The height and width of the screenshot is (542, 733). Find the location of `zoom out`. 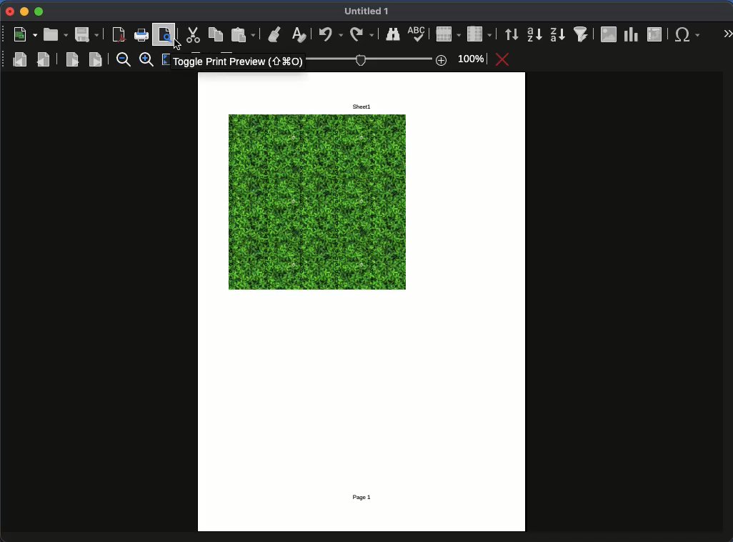

zoom out is located at coordinates (123, 61).